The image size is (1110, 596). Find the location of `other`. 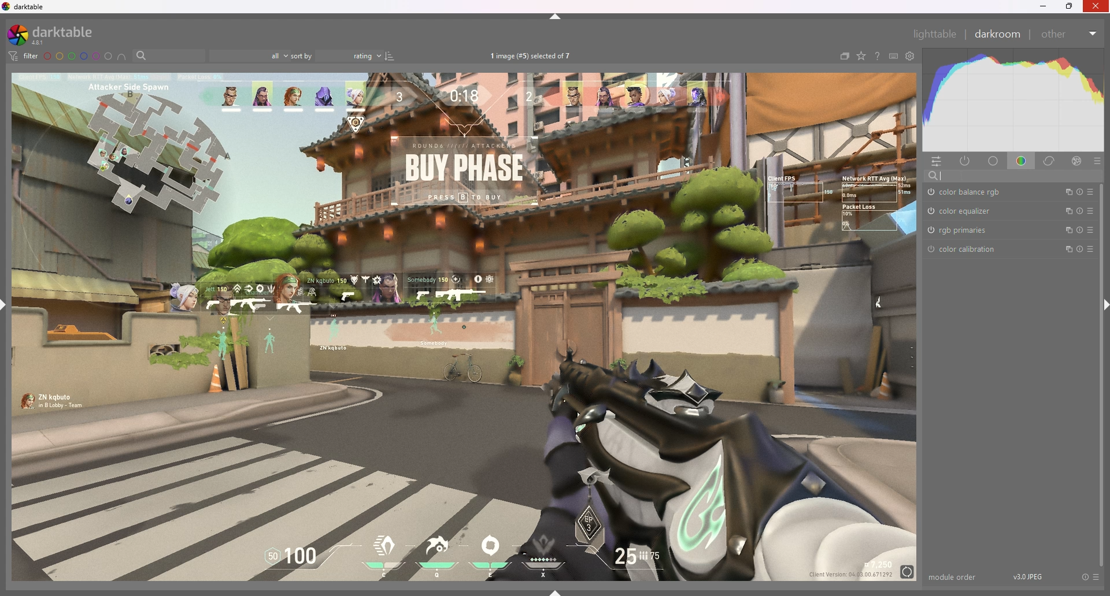

other is located at coordinates (1070, 34).